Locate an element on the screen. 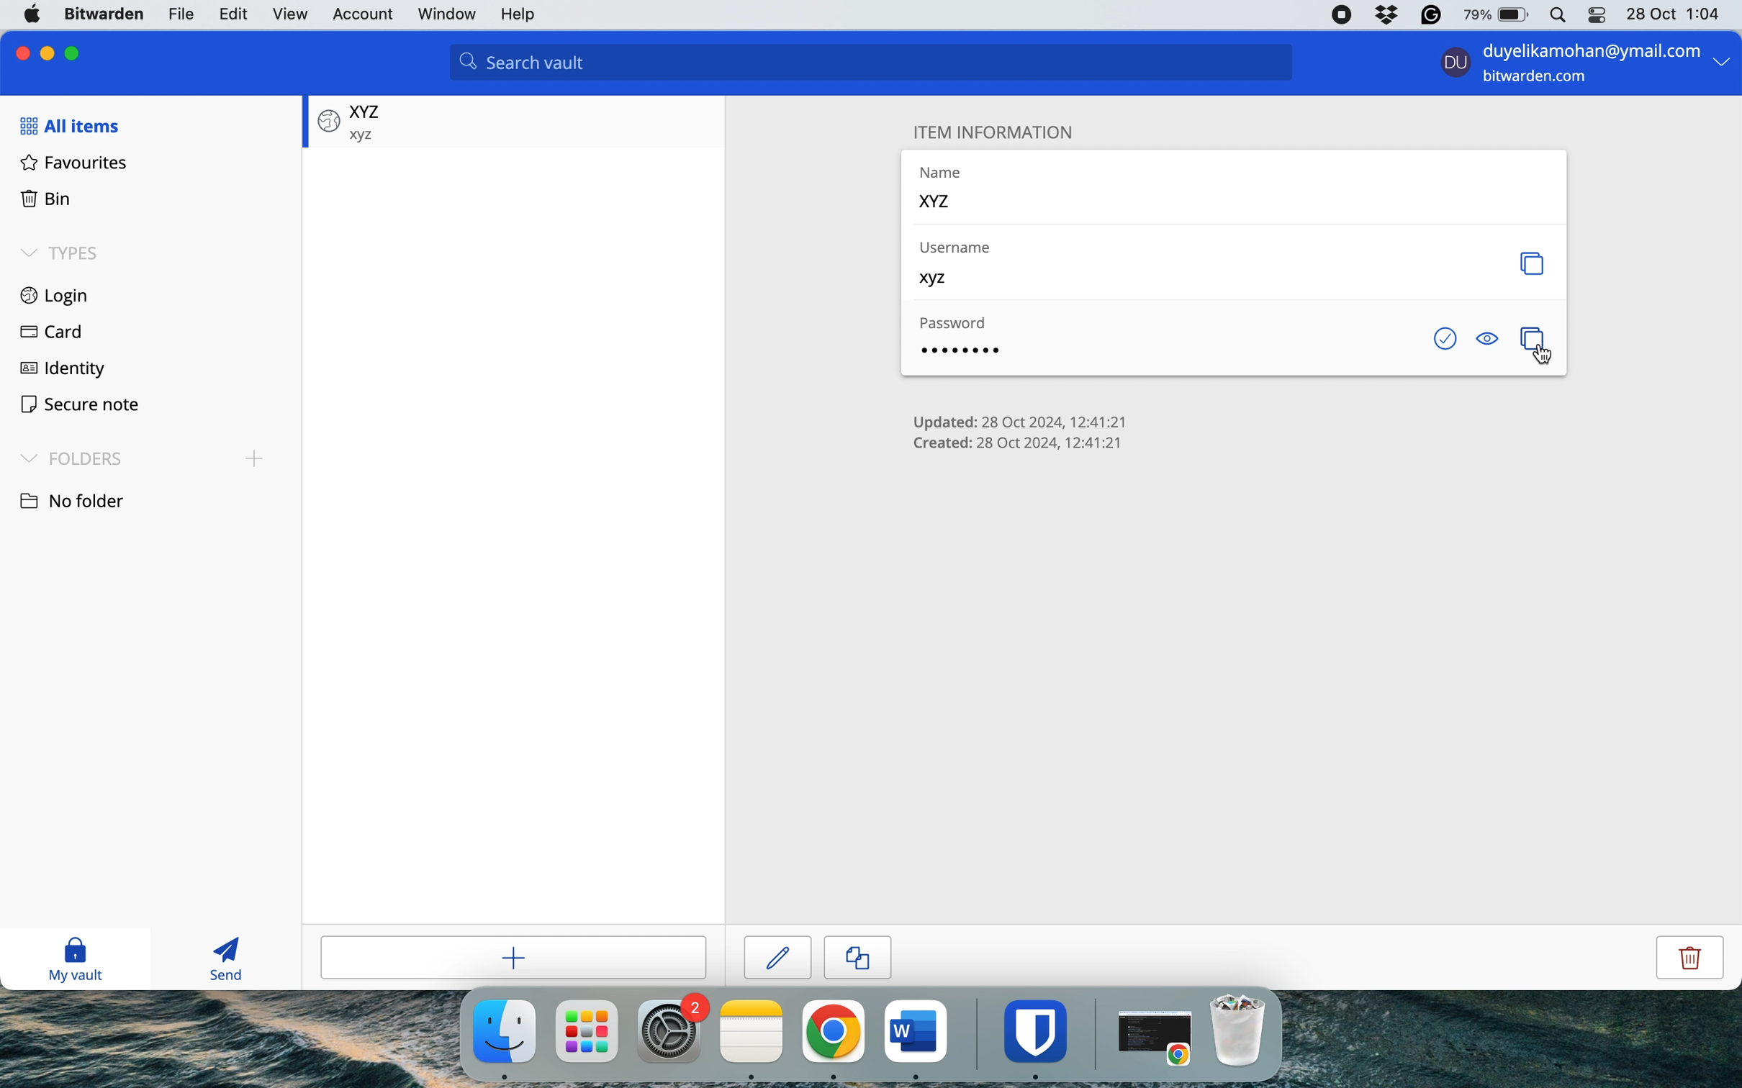 The height and width of the screenshot is (1088, 1742). window is located at coordinates (448, 15).